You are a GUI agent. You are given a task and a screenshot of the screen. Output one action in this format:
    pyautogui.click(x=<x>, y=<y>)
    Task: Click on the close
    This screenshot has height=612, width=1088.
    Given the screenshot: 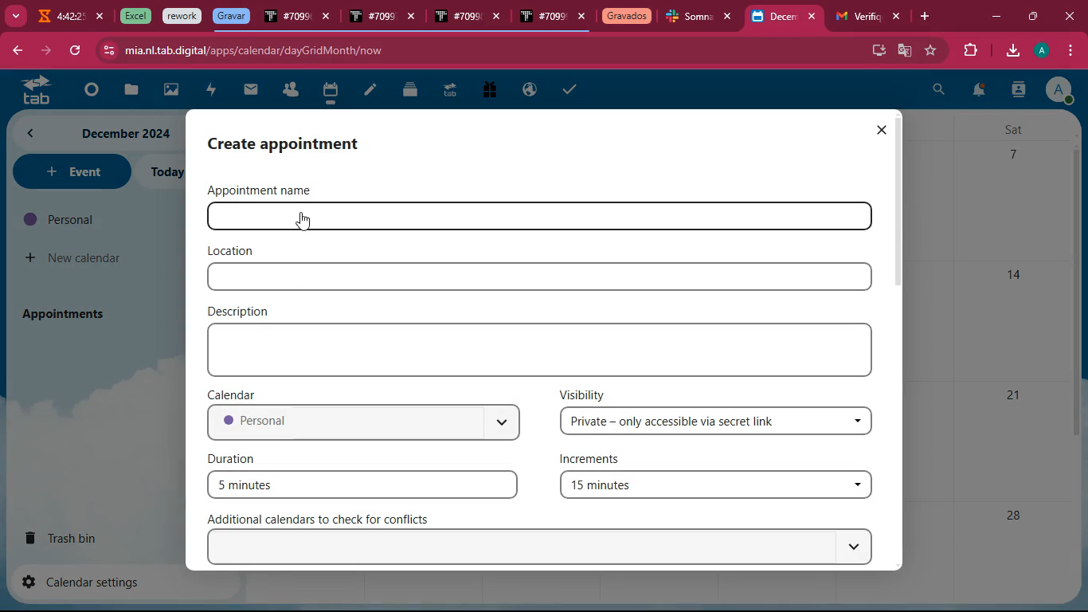 What is the action you would take?
    pyautogui.click(x=582, y=18)
    